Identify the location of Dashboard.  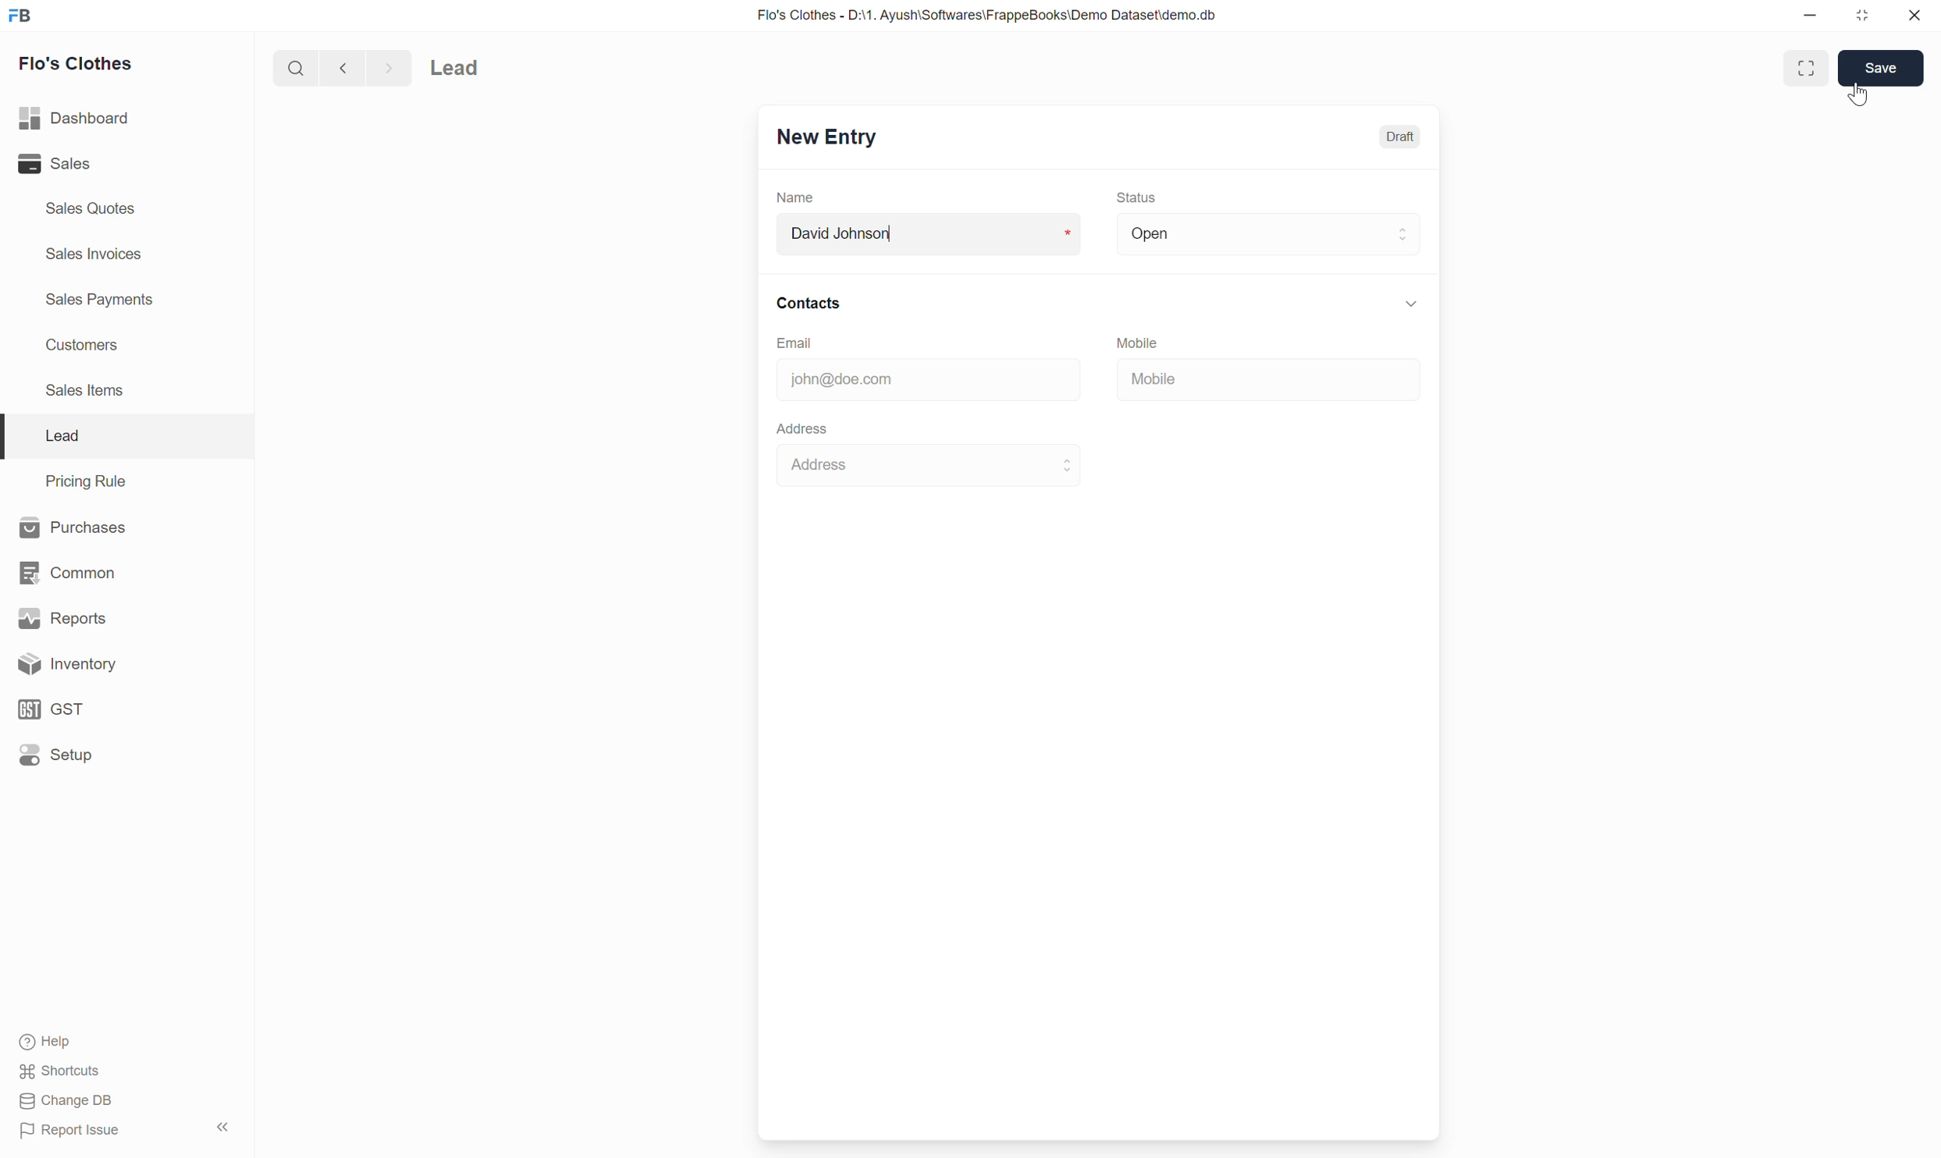
(74, 120).